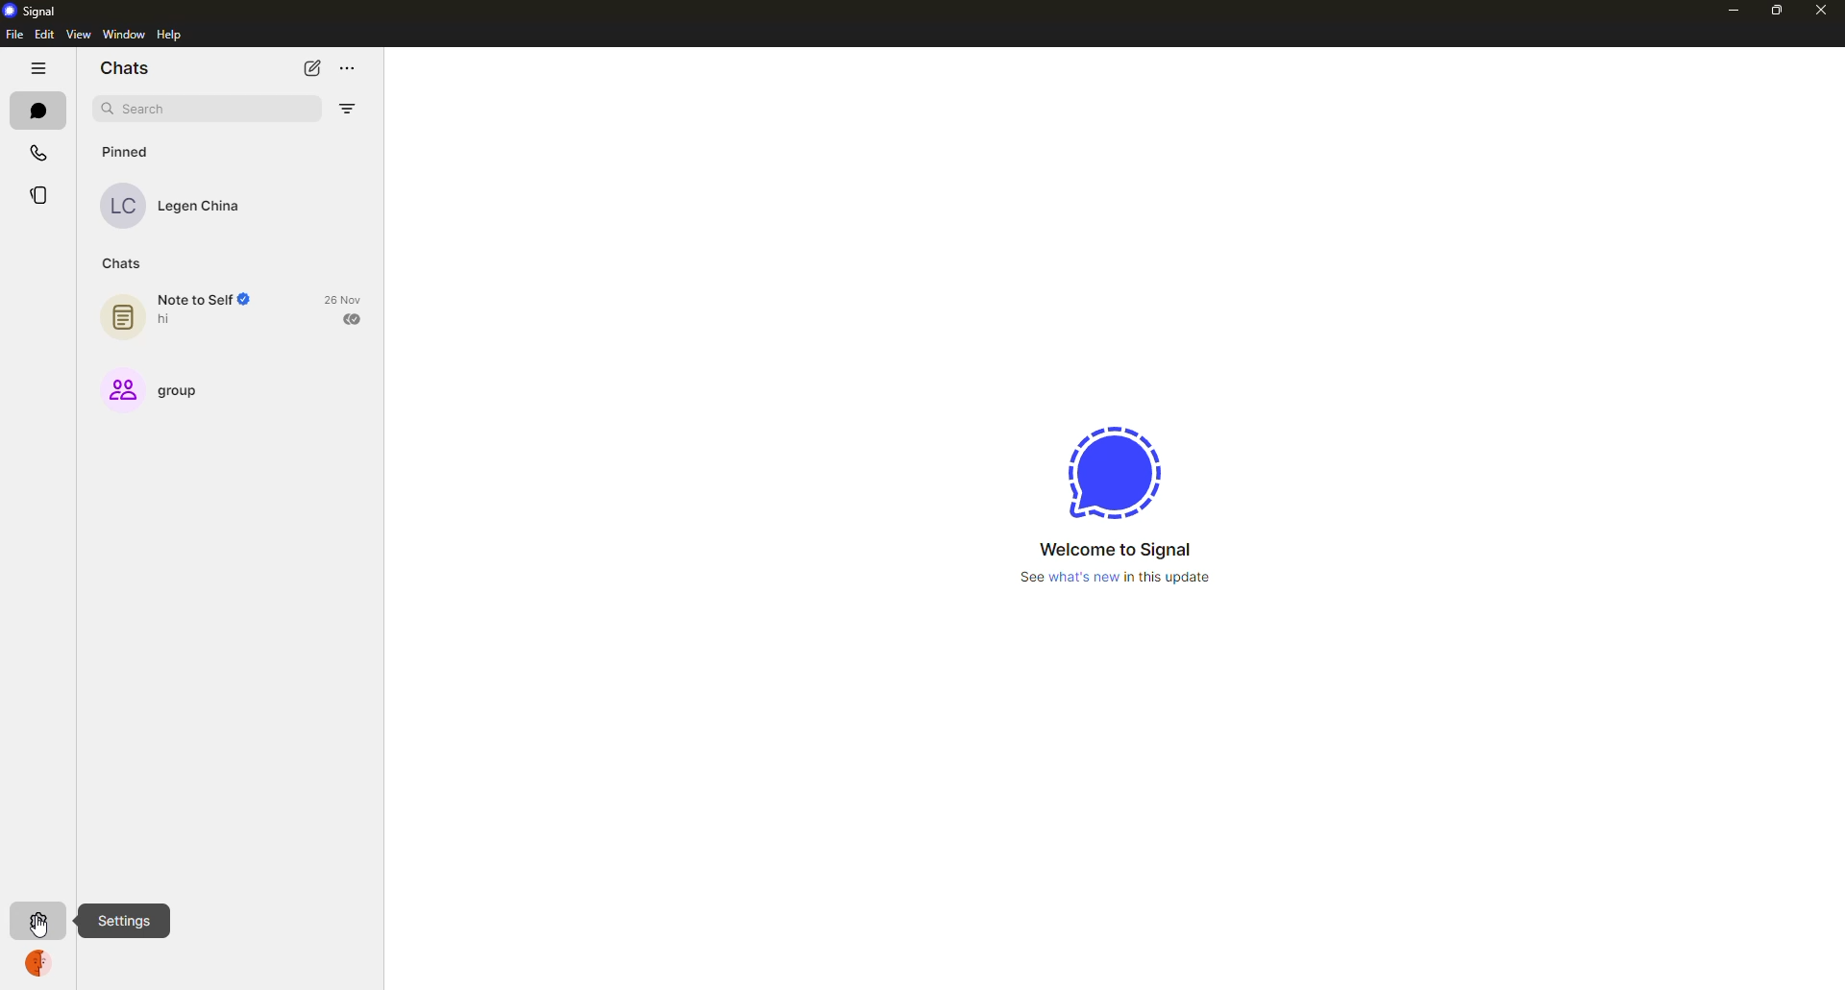 The width and height of the screenshot is (1845, 990). I want to click on Mouse Cursor, so click(38, 928).